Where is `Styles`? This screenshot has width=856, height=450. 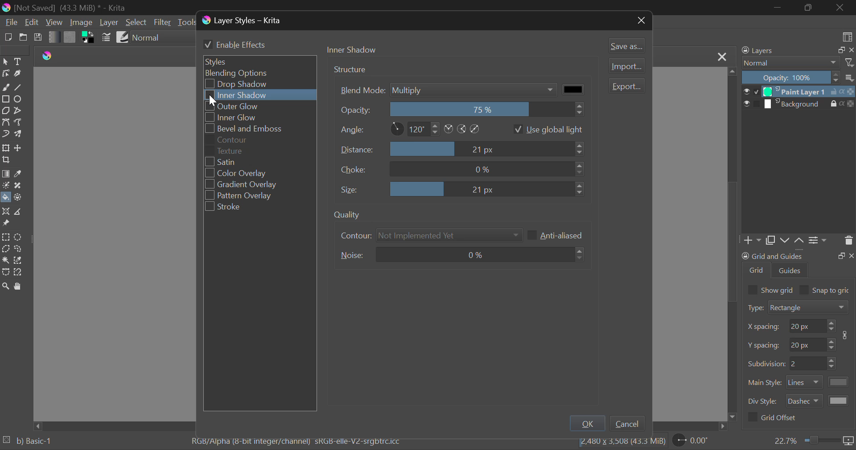 Styles is located at coordinates (259, 61).